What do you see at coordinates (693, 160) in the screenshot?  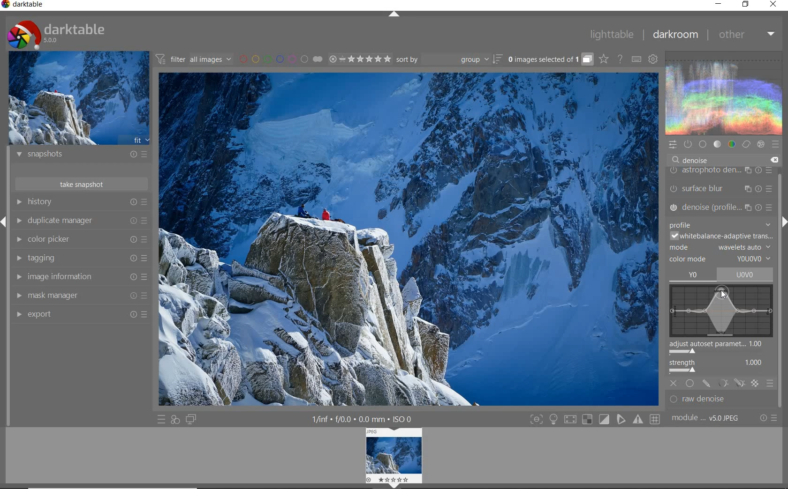 I see `DENOISE` at bounding box center [693, 160].